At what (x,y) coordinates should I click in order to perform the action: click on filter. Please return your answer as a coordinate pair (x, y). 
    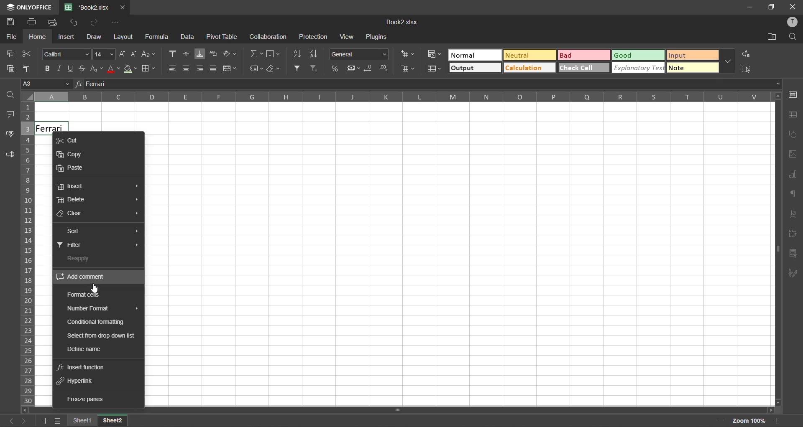
    Looking at the image, I should click on (297, 68).